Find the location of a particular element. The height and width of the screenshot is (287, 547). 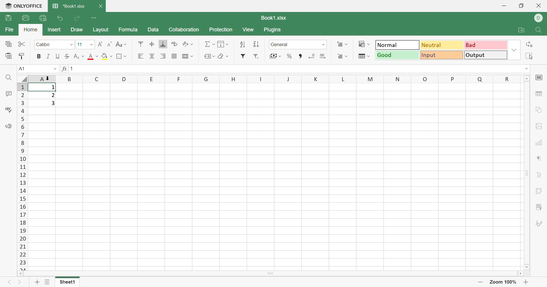

Align left is located at coordinates (140, 56).